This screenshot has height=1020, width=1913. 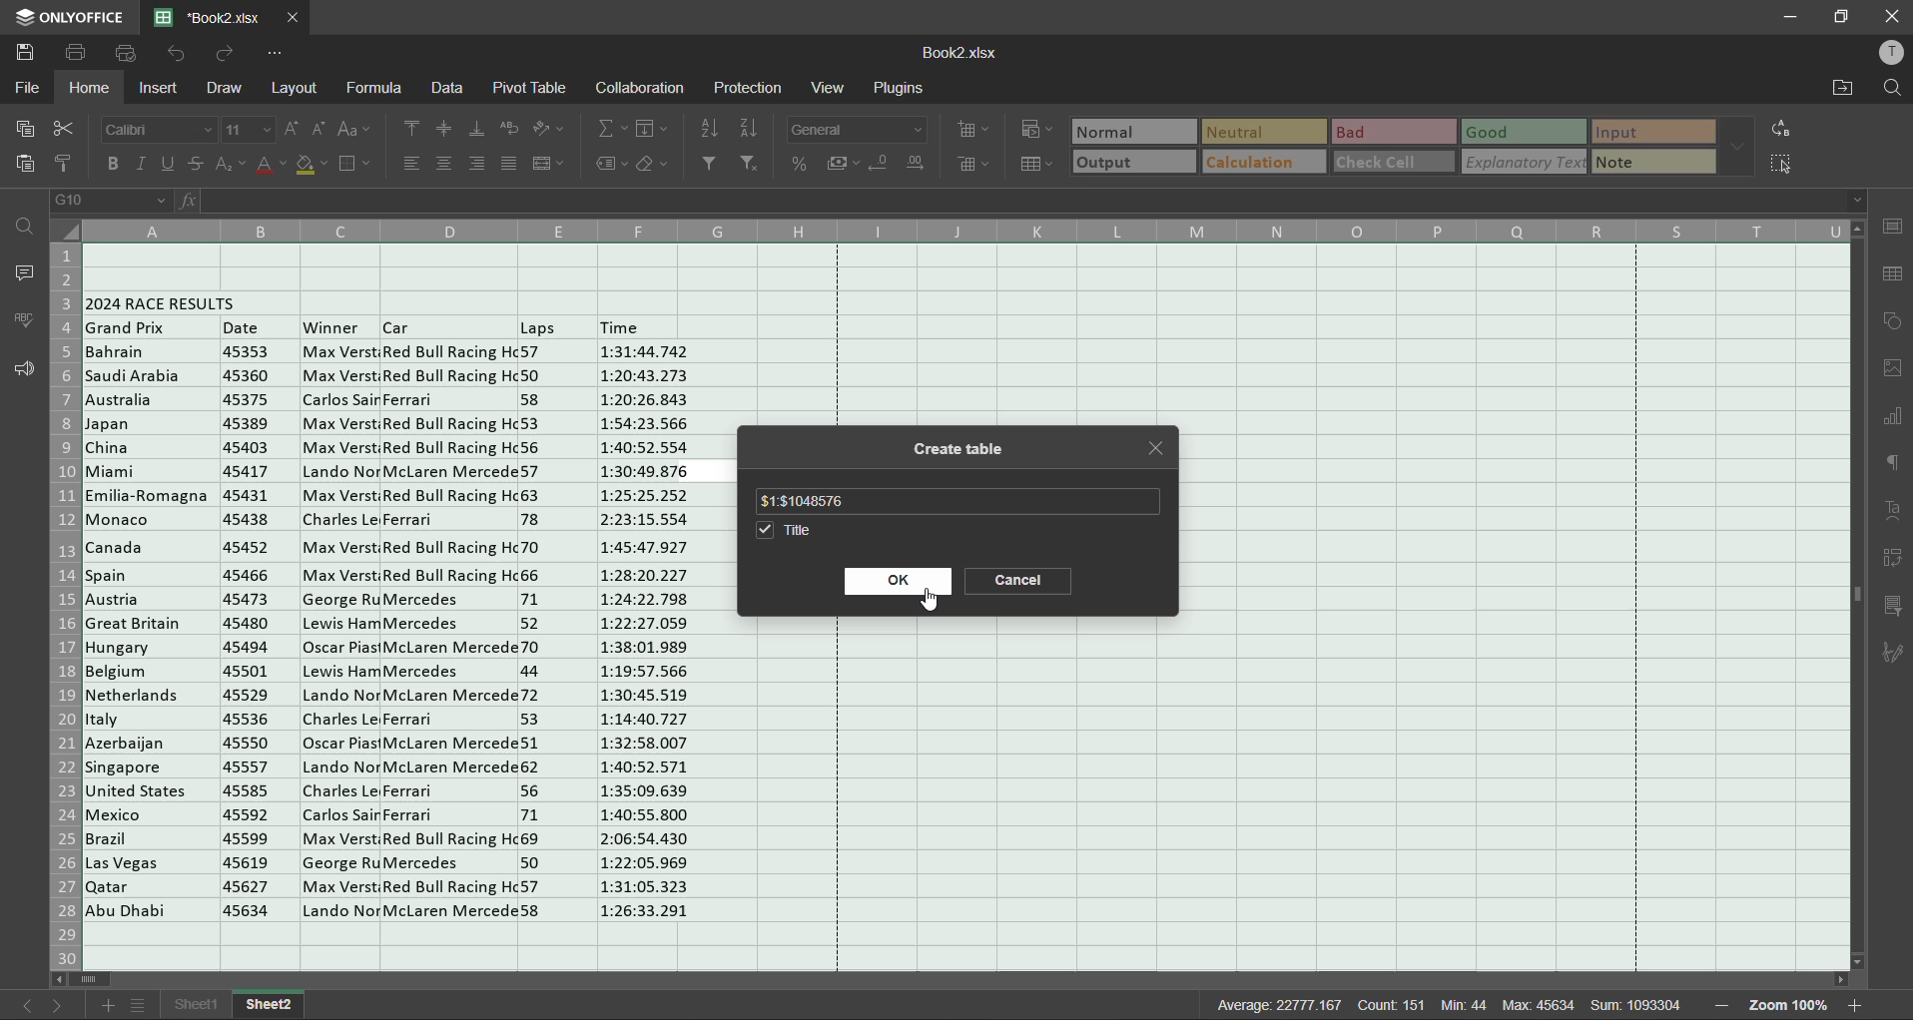 I want to click on Time, so click(x=645, y=638).